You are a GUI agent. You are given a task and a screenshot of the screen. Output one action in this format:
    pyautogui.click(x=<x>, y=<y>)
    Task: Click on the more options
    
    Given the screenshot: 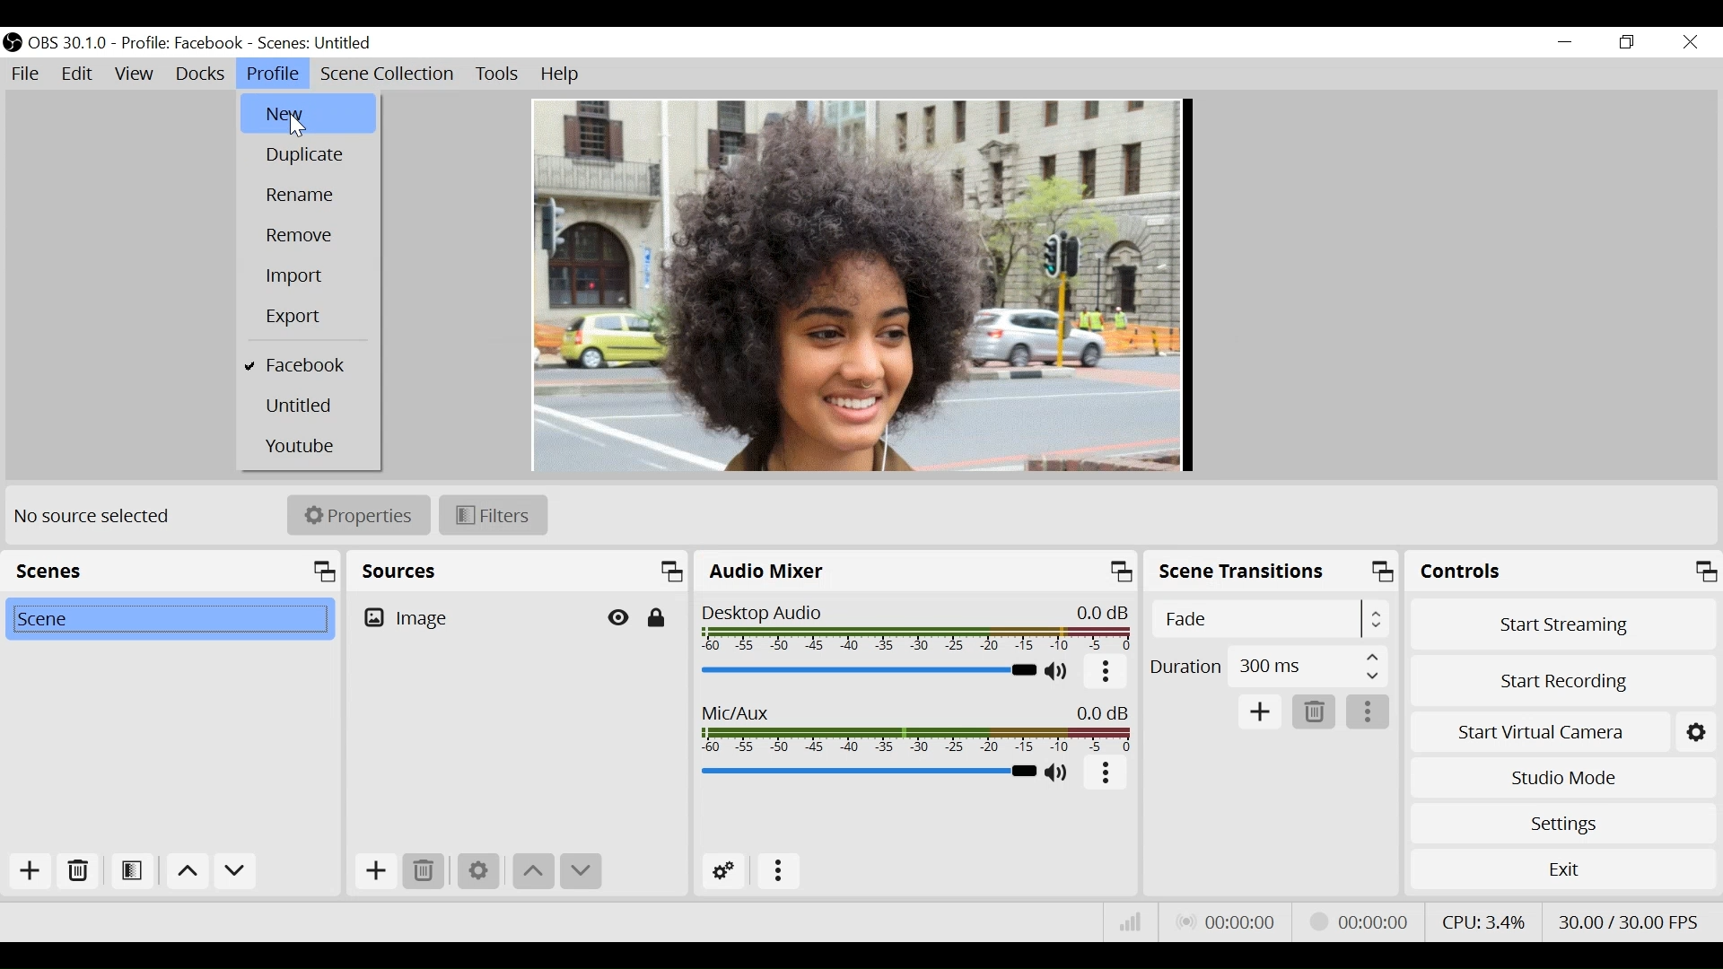 What is the action you would take?
    pyautogui.click(x=1106, y=775)
    